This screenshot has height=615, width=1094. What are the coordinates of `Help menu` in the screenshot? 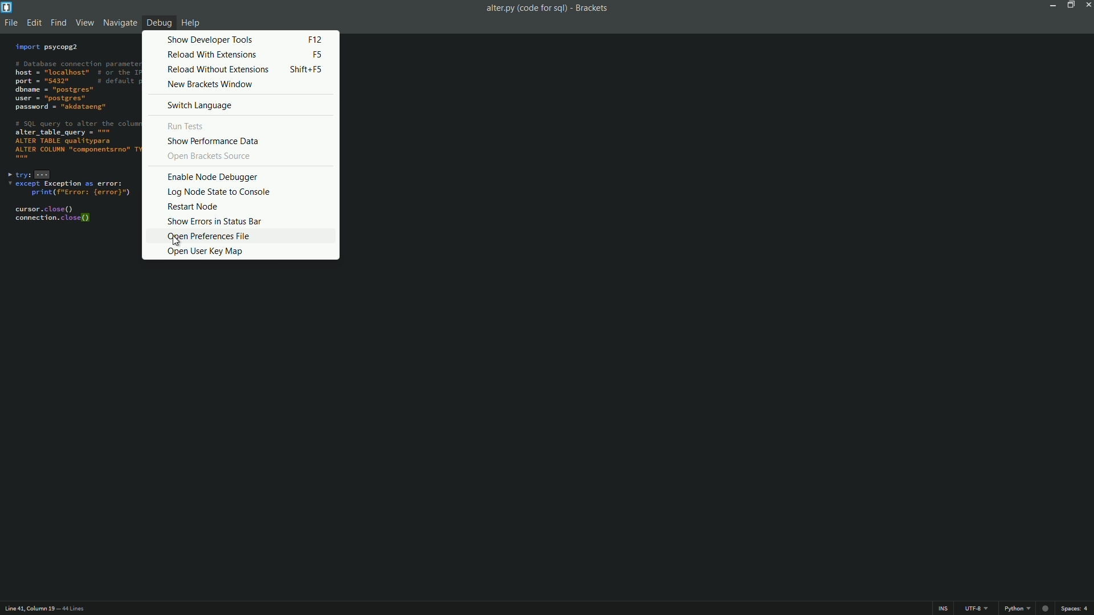 It's located at (193, 22).